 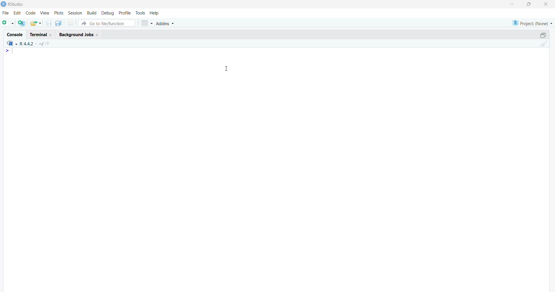 I want to click on background jobs, so click(x=79, y=34).